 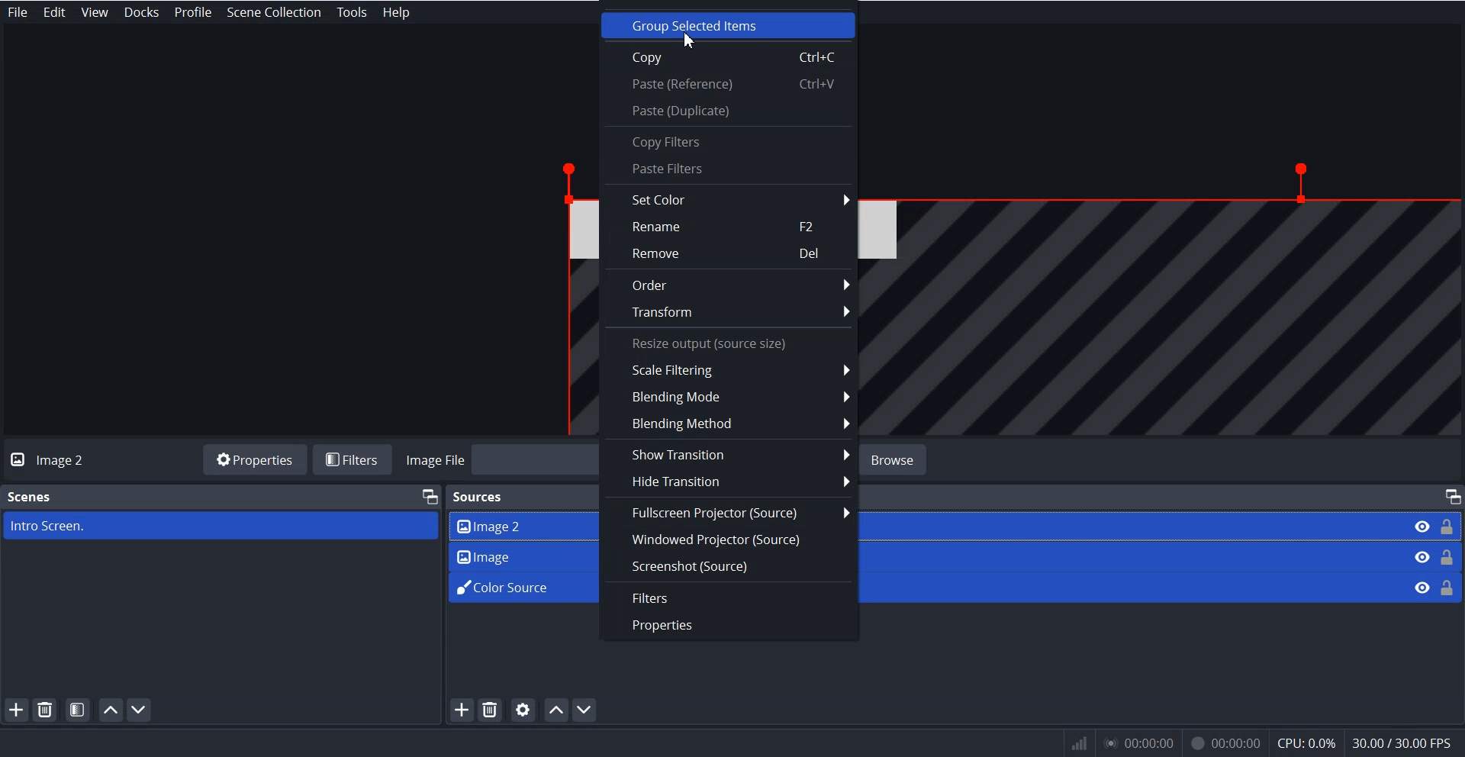 What do you see at coordinates (141, 12) in the screenshot?
I see `Docks` at bounding box center [141, 12].